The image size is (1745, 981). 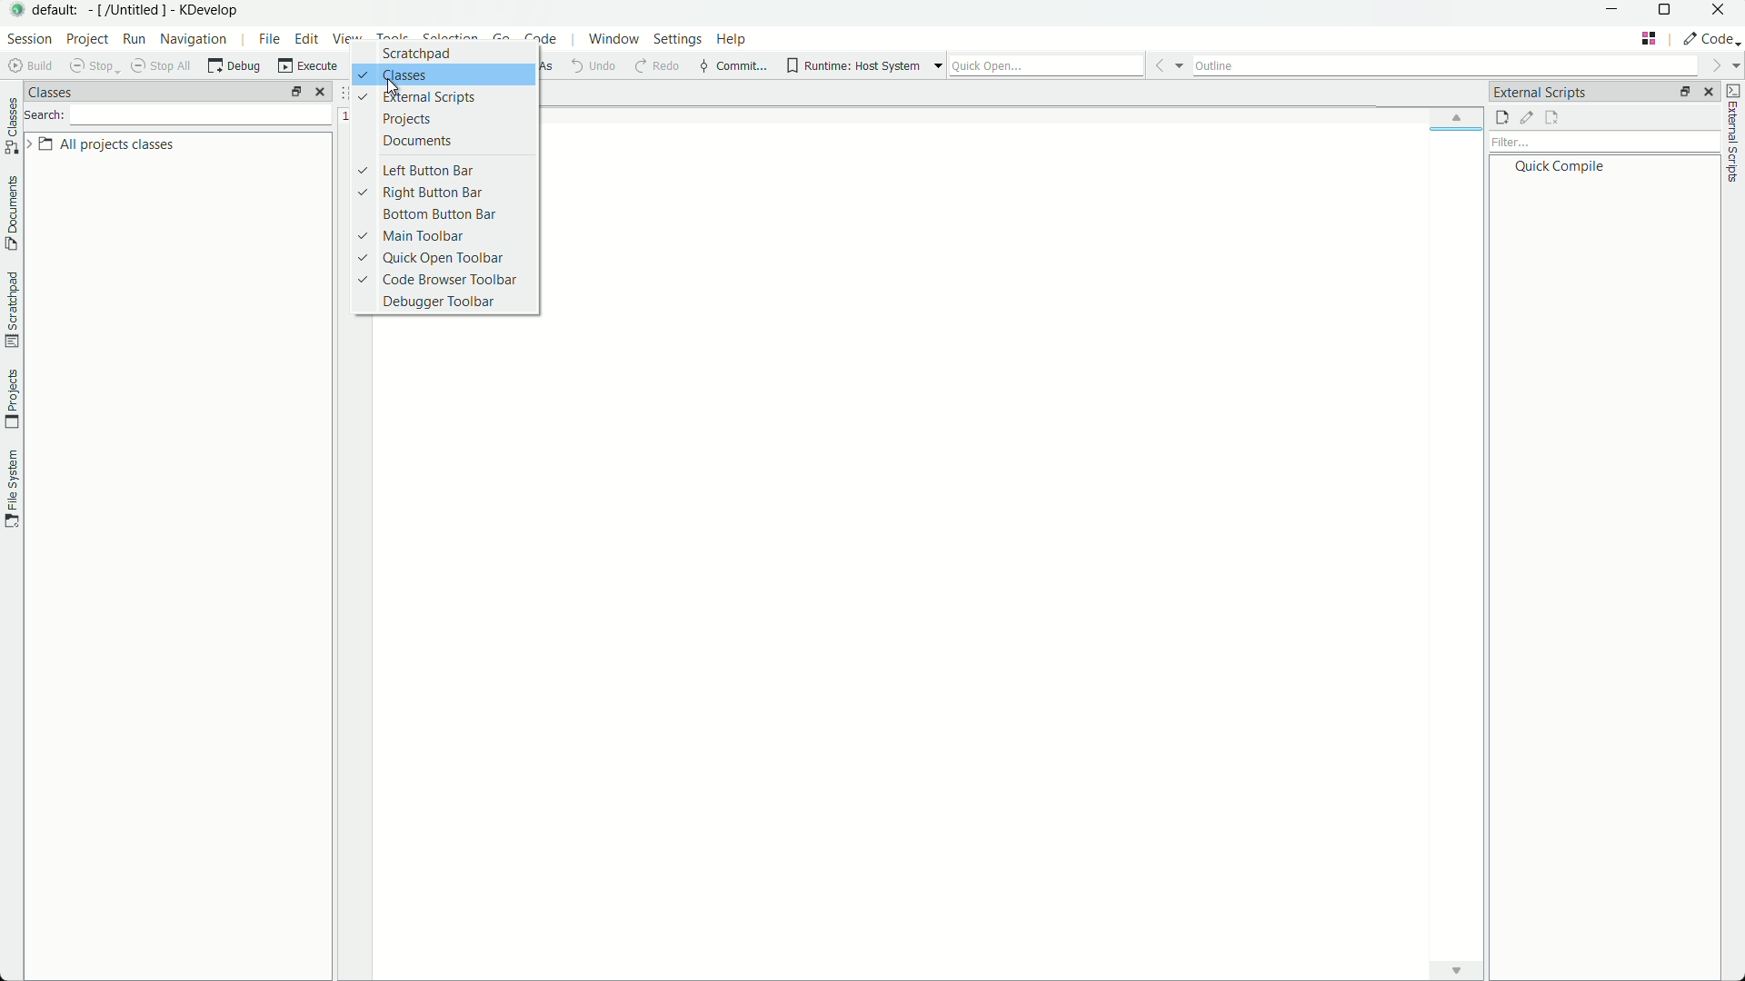 I want to click on remove external scripts, so click(x=1551, y=118).